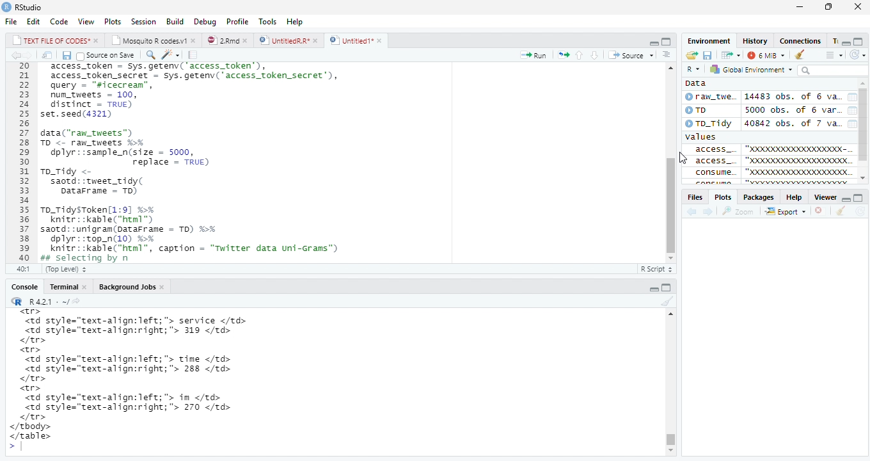  What do you see at coordinates (203, 22) in the screenshot?
I see `Debug` at bounding box center [203, 22].